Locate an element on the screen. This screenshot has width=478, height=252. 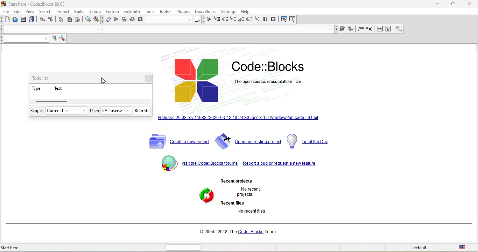
recent project and recent files is located at coordinates (206, 202).